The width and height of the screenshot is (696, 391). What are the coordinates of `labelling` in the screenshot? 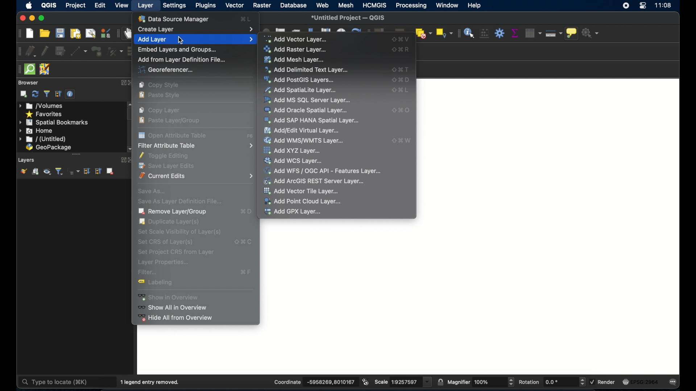 It's located at (159, 283).